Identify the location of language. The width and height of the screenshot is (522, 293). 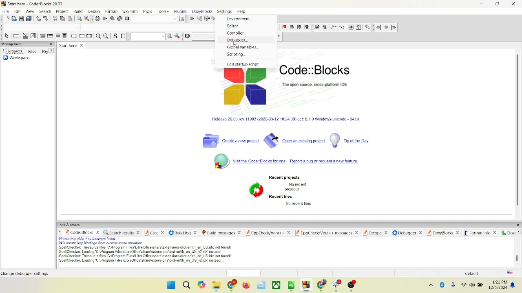
(509, 272).